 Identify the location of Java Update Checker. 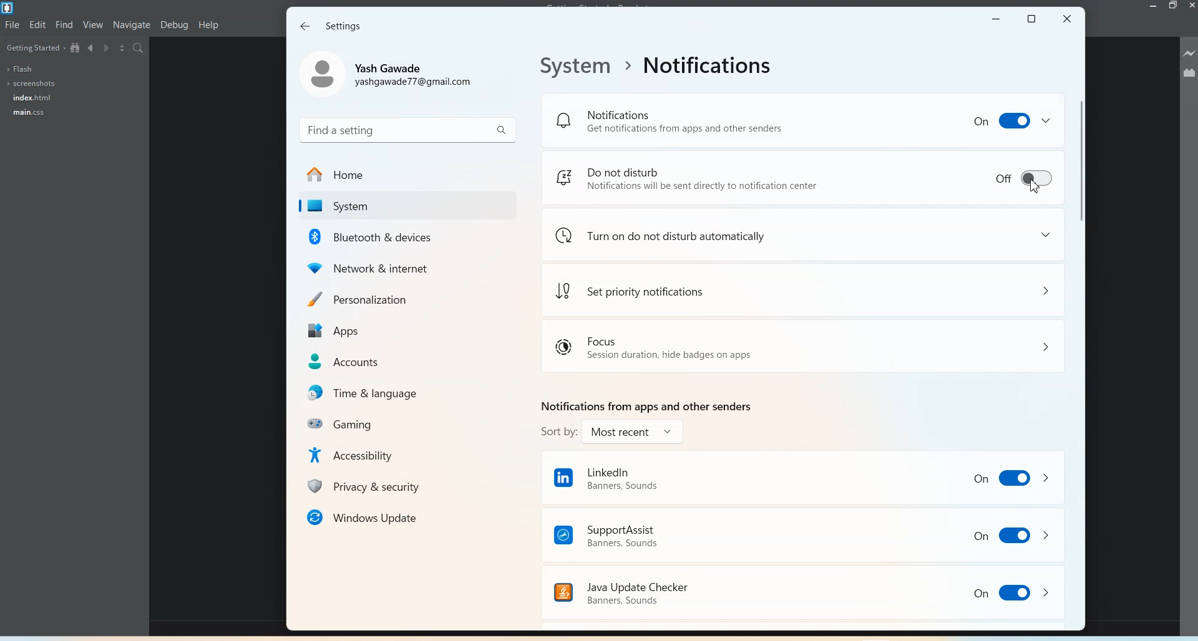
(712, 590).